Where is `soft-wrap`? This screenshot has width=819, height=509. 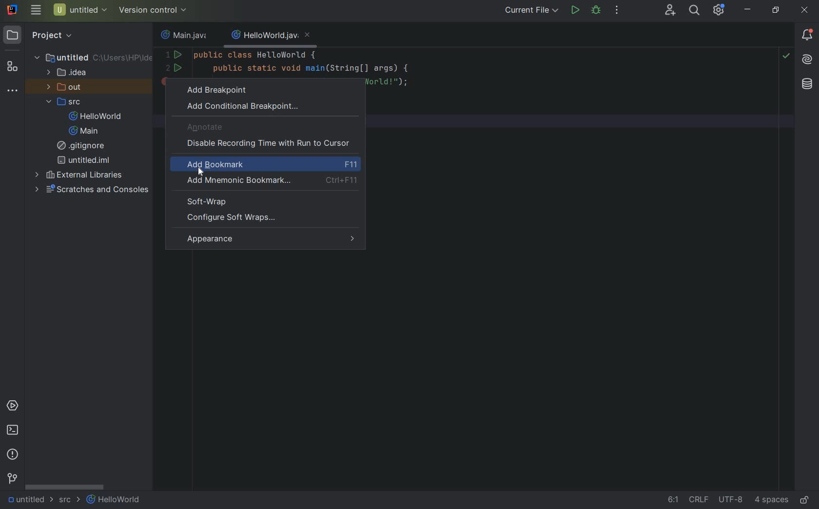 soft-wrap is located at coordinates (209, 201).